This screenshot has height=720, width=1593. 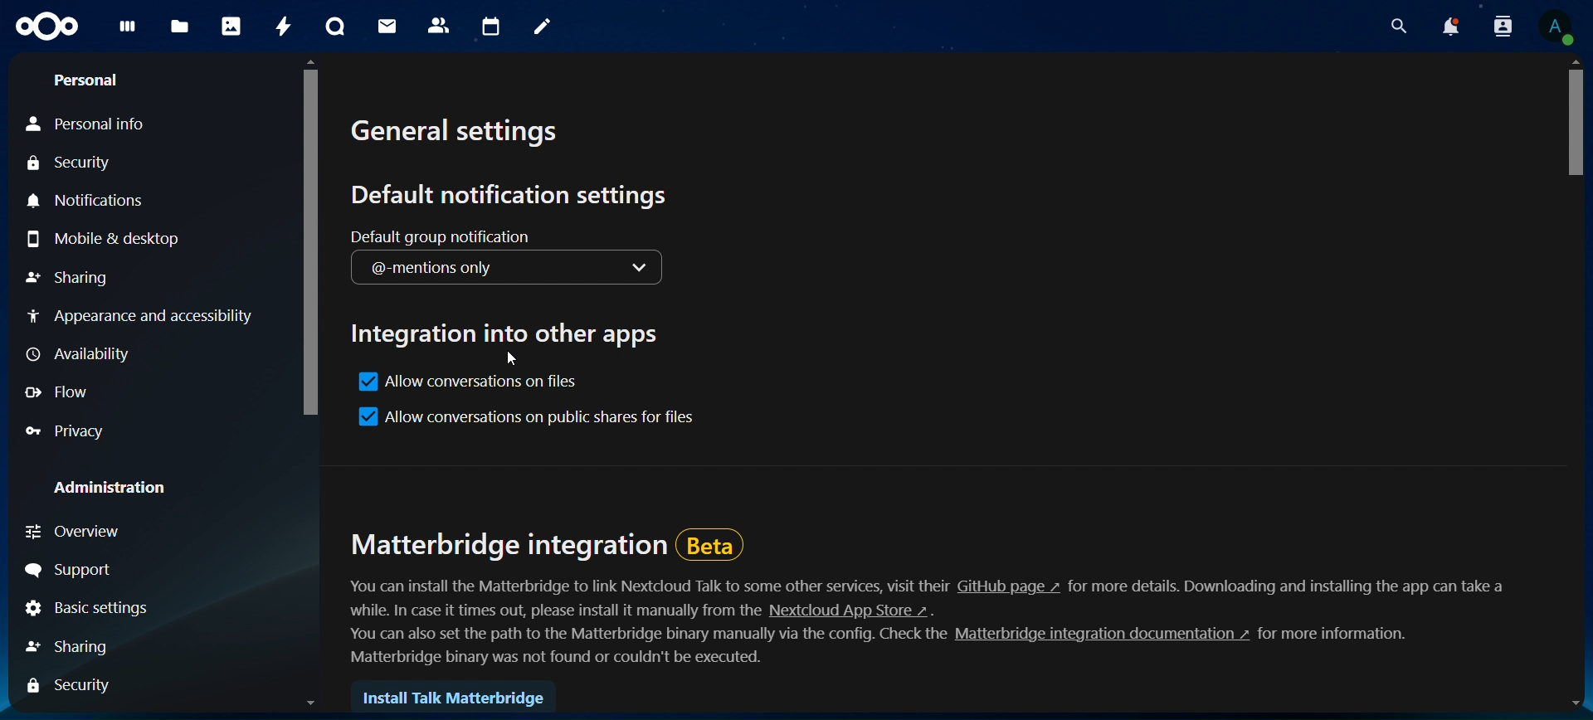 I want to click on security, so click(x=75, y=686).